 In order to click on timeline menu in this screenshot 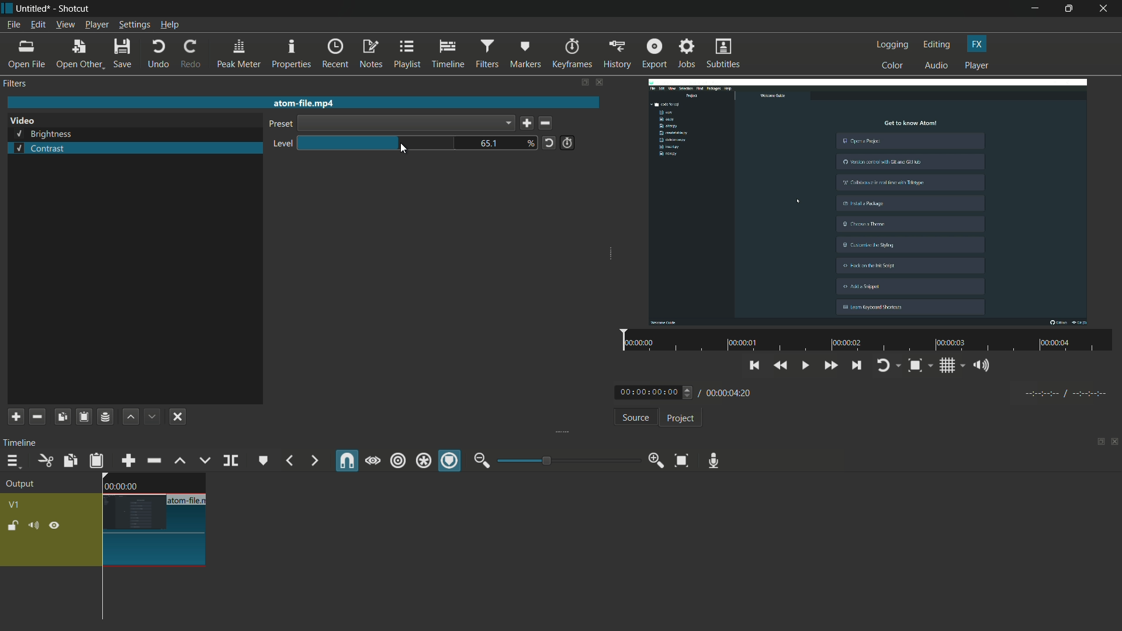, I will do `click(13, 462)`.